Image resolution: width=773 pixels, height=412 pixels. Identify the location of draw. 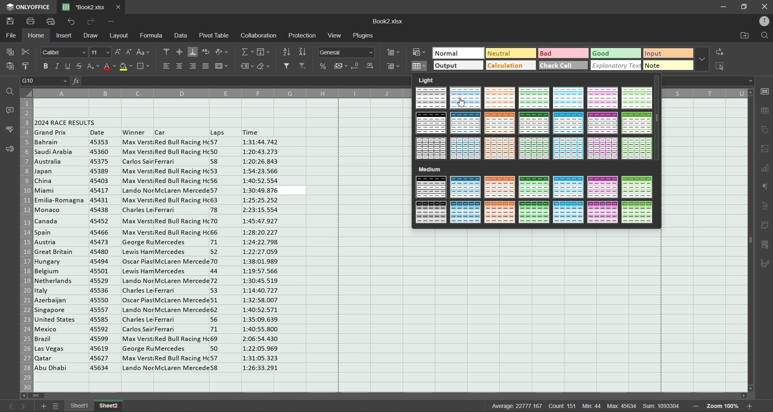
(91, 37).